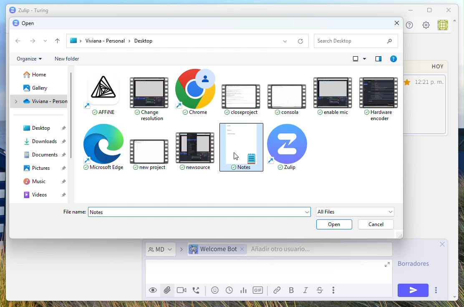 This screenshot has height=307, width=464. What do you see at coordinates (242, 148) in the screenshot?
I see `notes` at bounding box center [242, 148].